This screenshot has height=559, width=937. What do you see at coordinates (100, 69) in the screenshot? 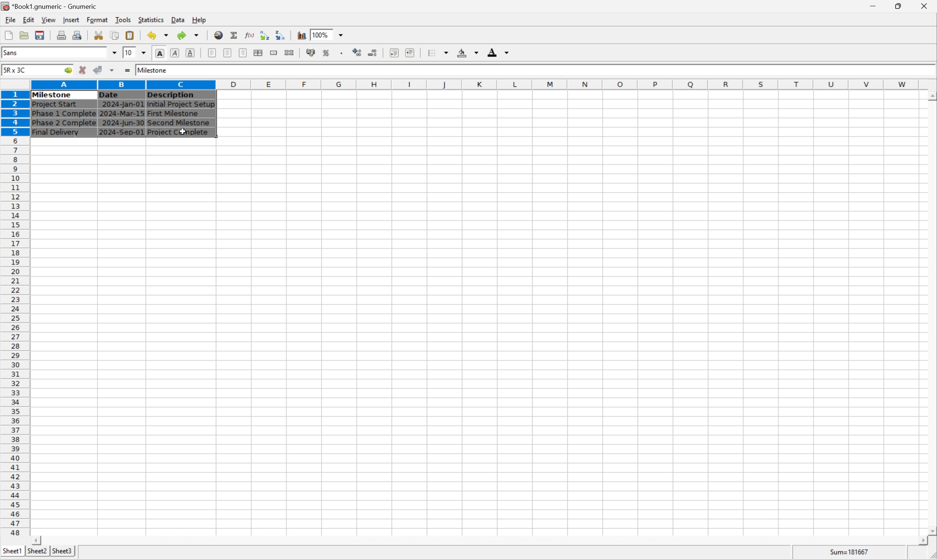
I see `accept changes` at bounding box center [100, 69].